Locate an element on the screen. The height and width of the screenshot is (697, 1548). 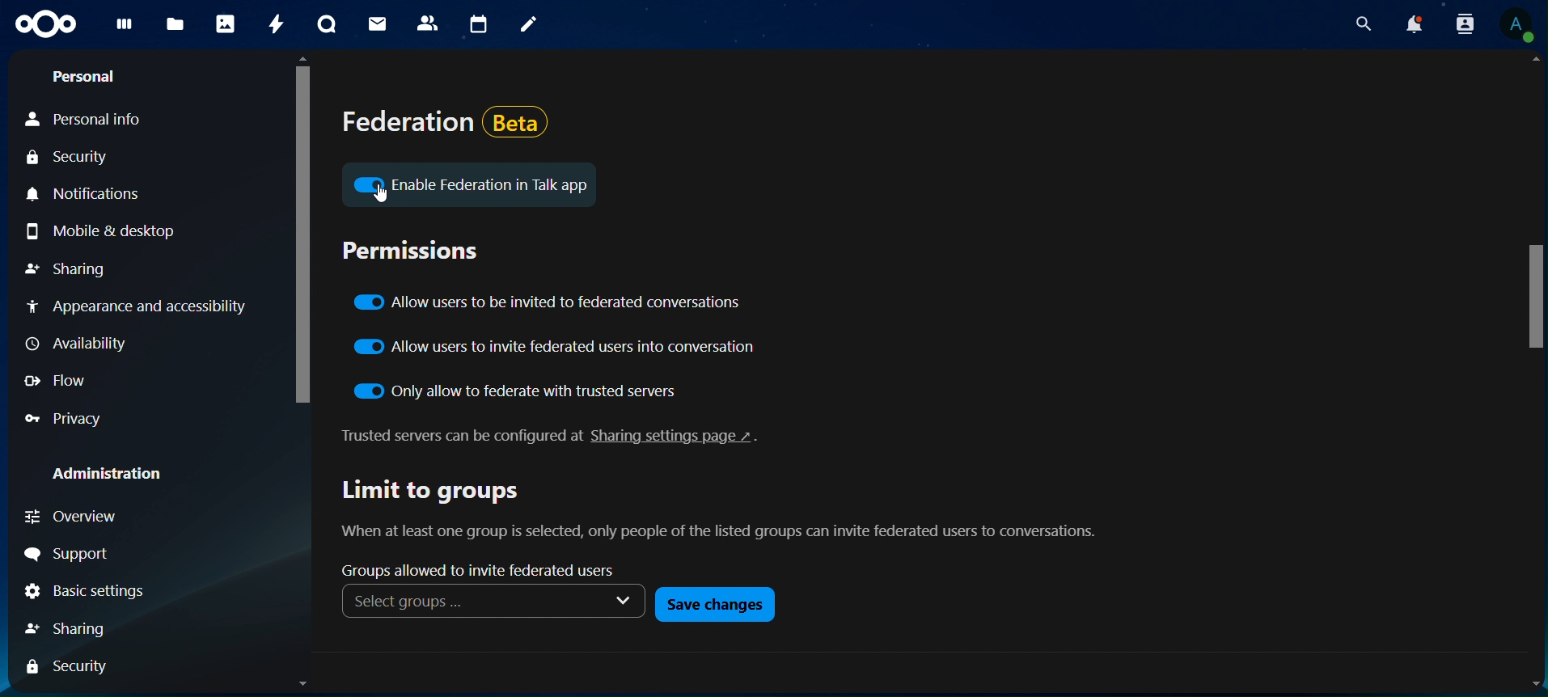
files is located at coordinates (176, 25).